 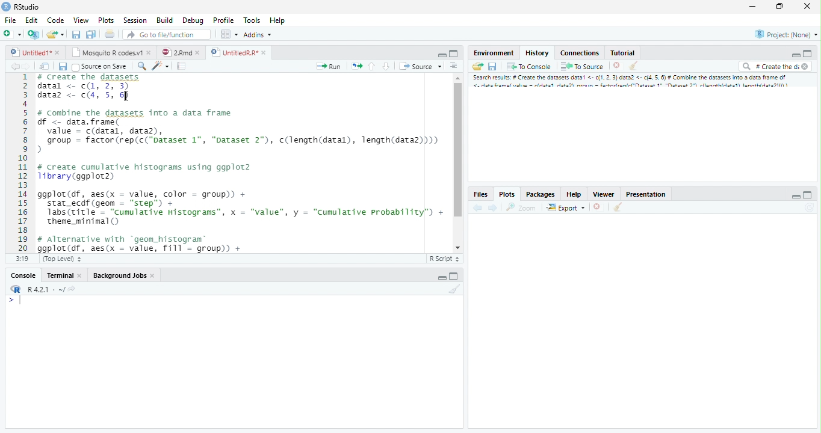 What do you see at coordinates (10, 68) in the screenshot?
I see `Back` at bounding box center [10, 68].